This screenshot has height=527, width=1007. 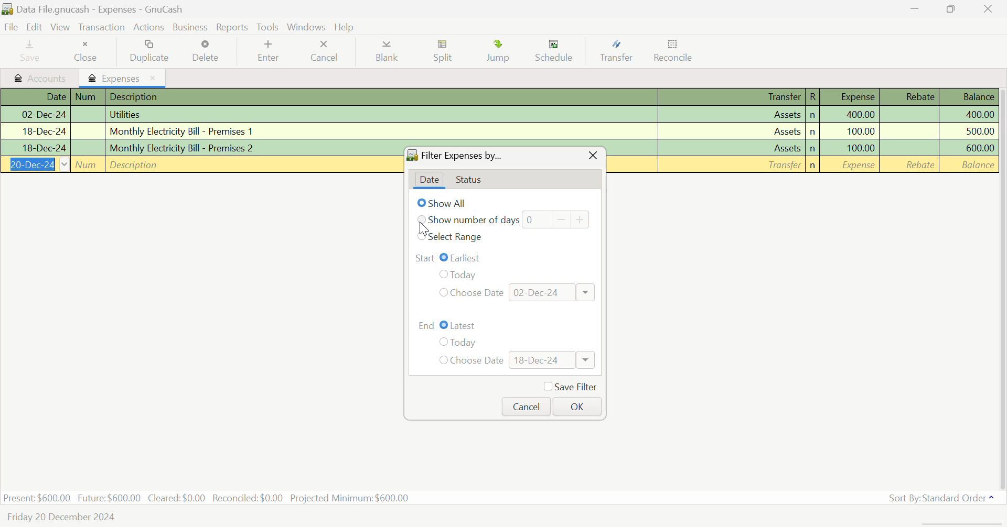 I want to click on Assets, so click(x=731, y=147).